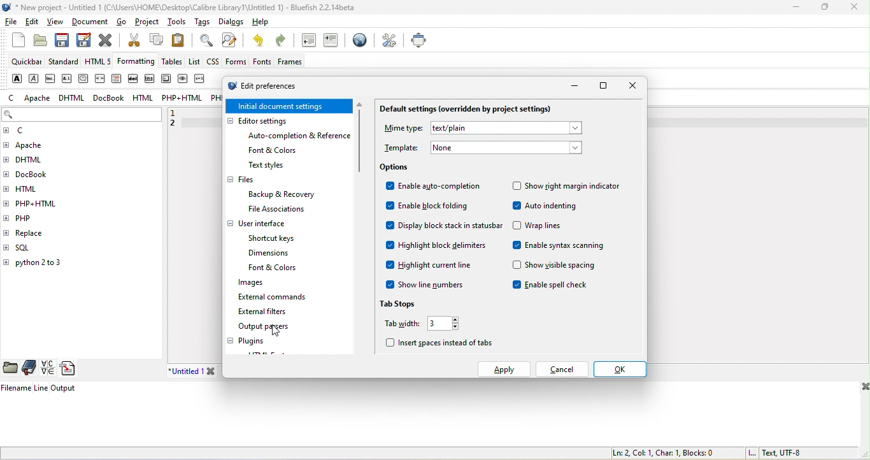 The image size is (870, 460). I want to click on find, so click(204, 40).